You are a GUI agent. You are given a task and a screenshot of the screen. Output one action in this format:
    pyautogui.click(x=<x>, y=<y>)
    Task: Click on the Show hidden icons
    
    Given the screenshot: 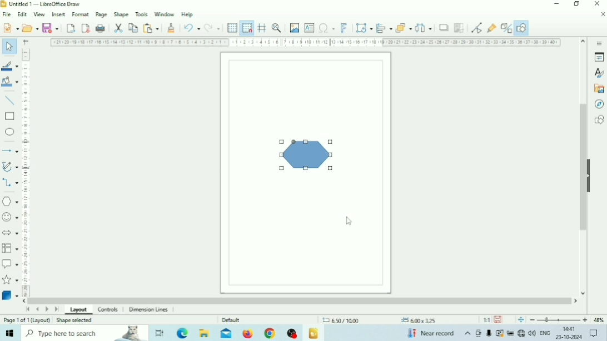 What is the action you would take?
    pyautogui.click(x=467, y=334)
    